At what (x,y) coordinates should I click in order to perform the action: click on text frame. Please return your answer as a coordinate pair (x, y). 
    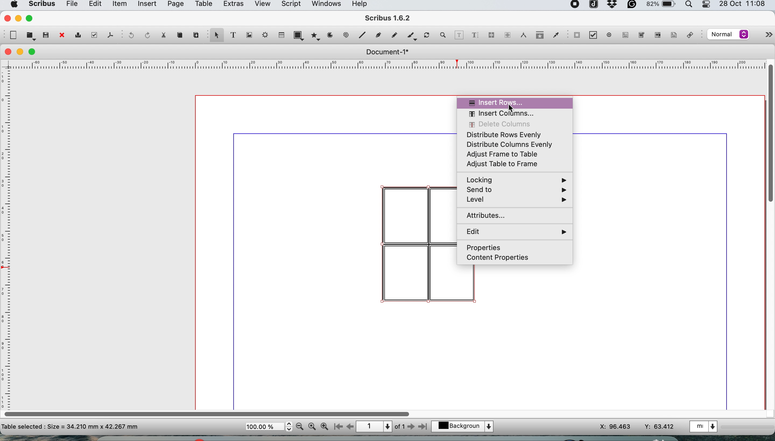
    Looking at the image, I should click on (232, 36).